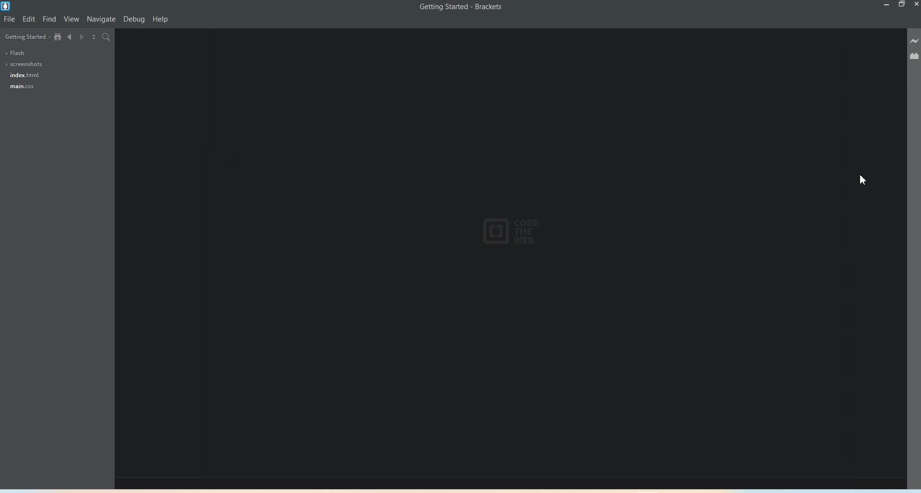 This screenshot has width=921, height=493. I want to click on Navigate Forwards, so click(83, 37).